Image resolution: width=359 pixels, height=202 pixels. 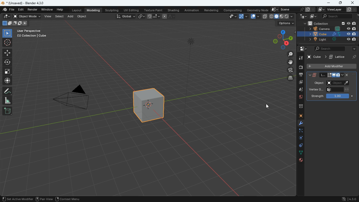 What do you see at coordinates (6, 16) in the screenshot?
I see `edit` at bounding box center [6, 16].